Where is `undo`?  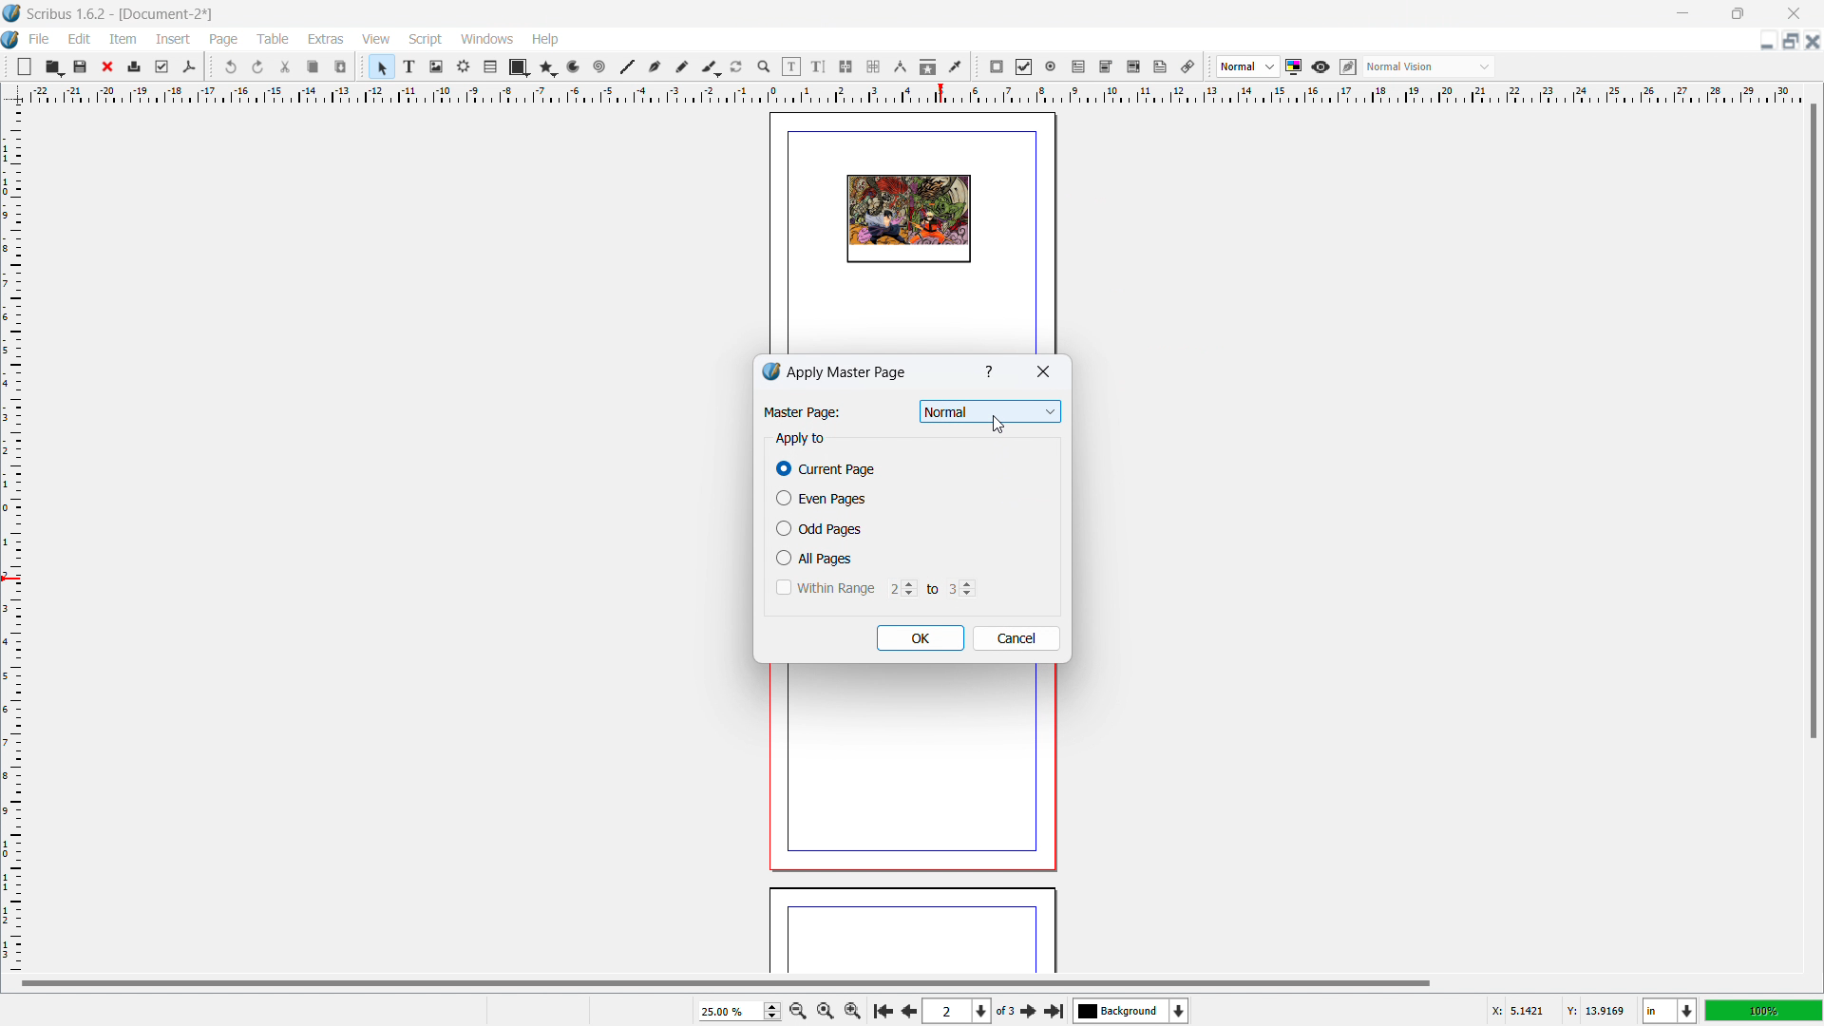 undo is located at coordinates (233, 66).